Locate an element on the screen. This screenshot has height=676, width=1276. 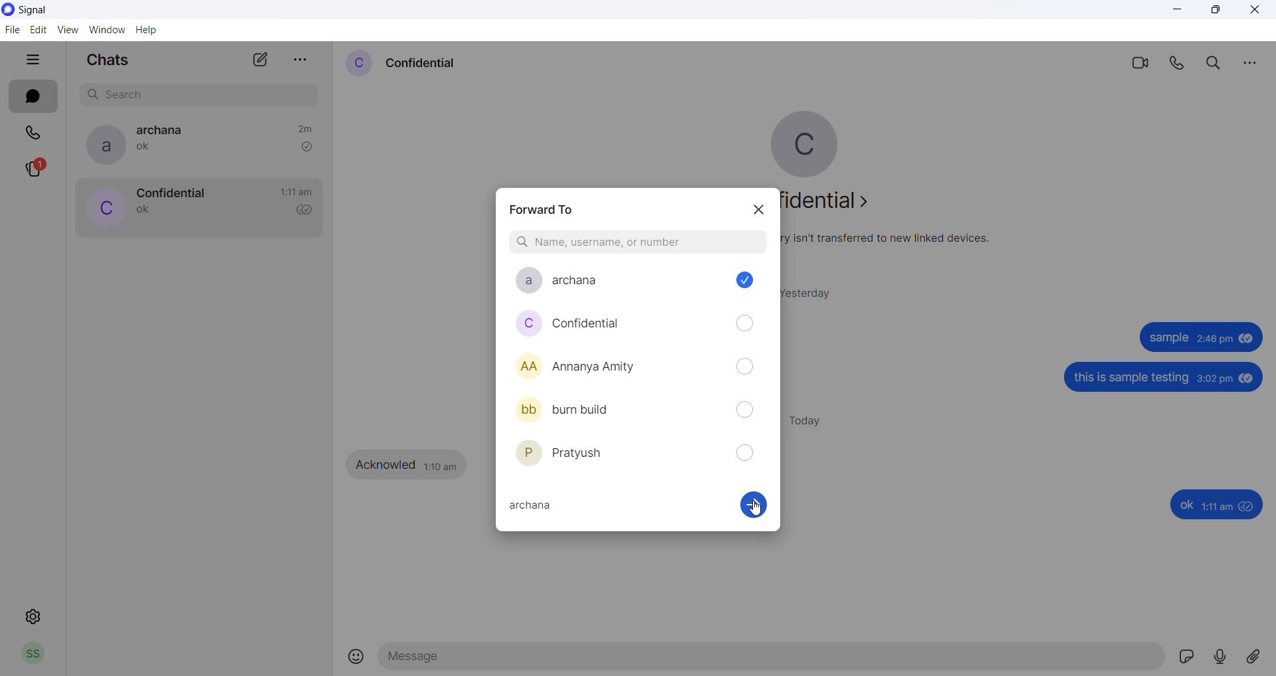
contact name is located at coordinates (422, 62).